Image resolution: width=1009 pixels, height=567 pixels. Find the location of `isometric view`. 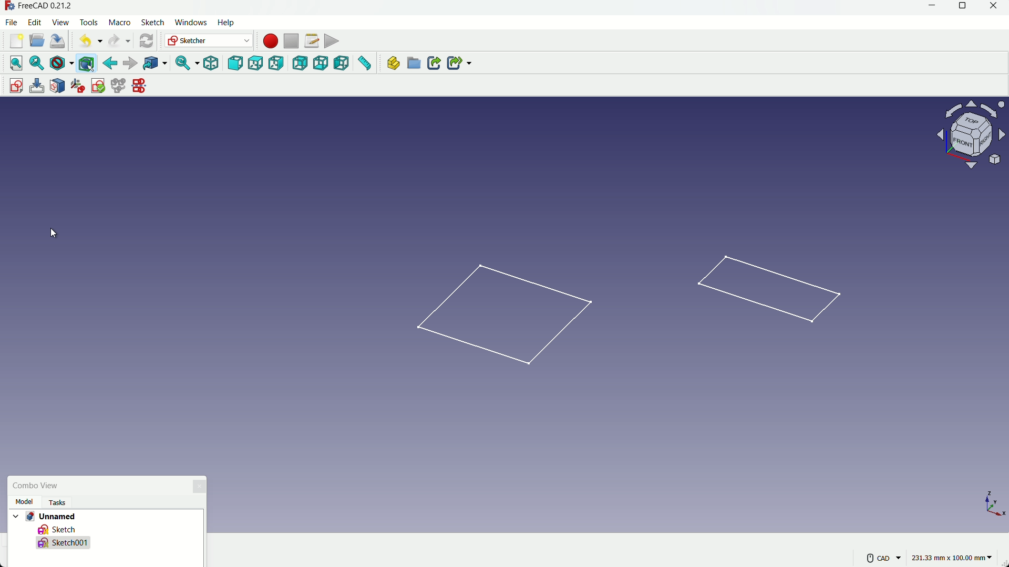

isometric view is located at coordinates (211, 64).